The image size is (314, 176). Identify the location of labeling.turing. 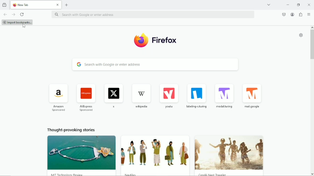
(197, 96).